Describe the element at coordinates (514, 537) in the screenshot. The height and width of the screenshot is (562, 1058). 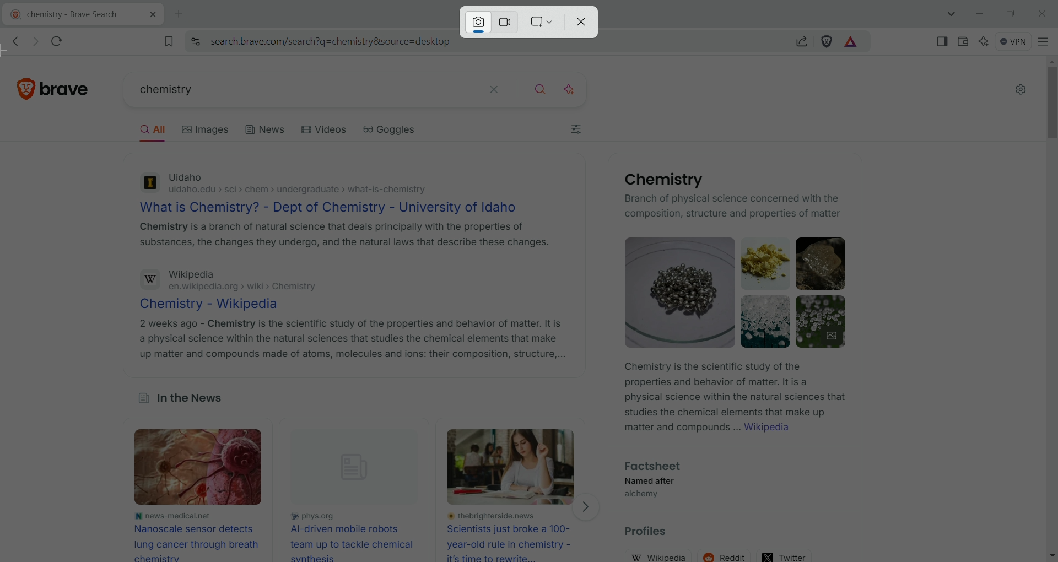
I see `thebrighterside.news scientists just broke a 100-year-old rule in chemistry - it's time to rewrite` at that location.